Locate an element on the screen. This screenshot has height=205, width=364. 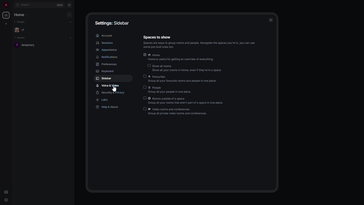
voice & video is located at coordinates (109, 86).